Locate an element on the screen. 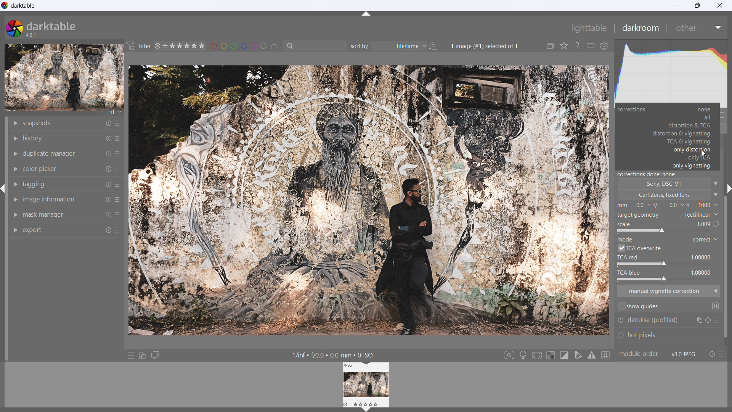  filter by text from images metadata is located at coordinates (315, 46).